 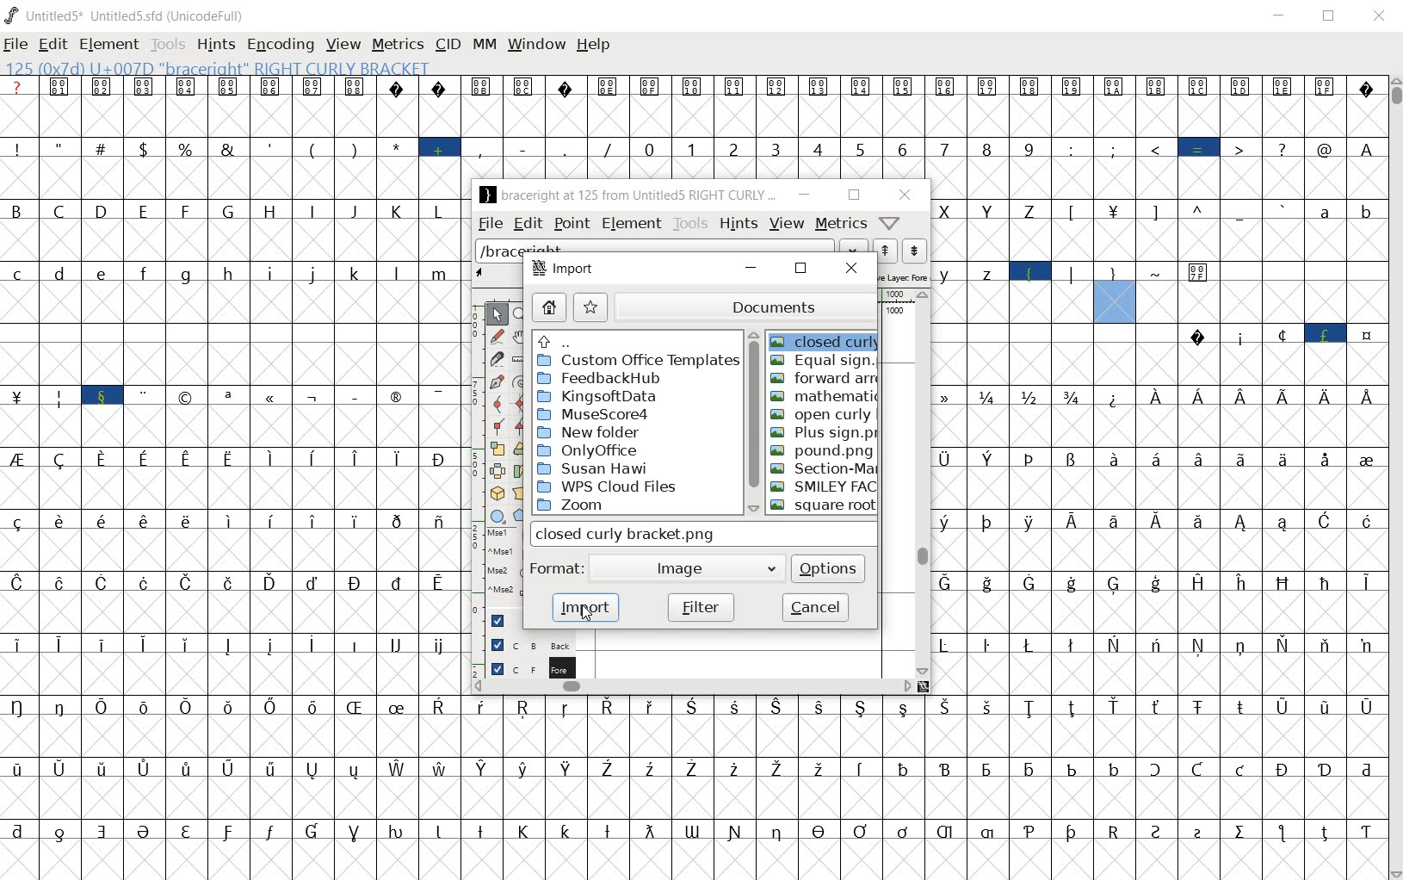 I want to click on restore down, so click(x=854, y=195).